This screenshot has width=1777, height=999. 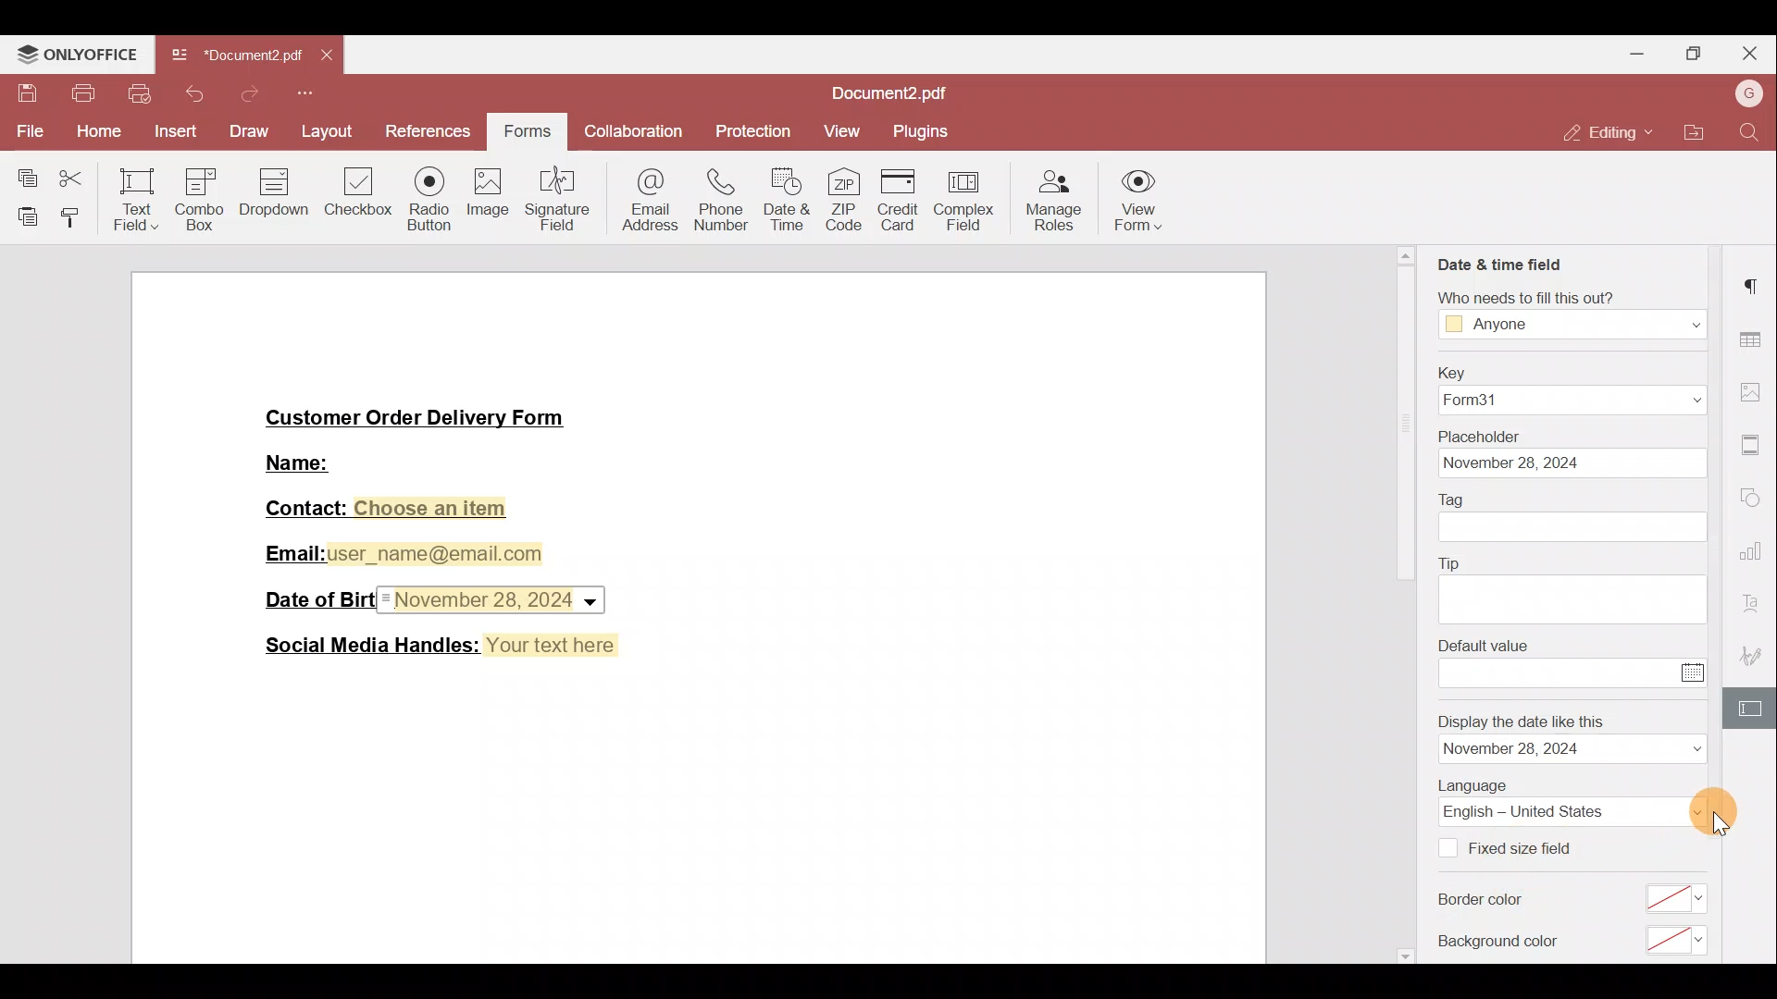 What do you see at coordinates (22, 212) in the screenshot?
I see `Paste` at bounding box center [22, 212].